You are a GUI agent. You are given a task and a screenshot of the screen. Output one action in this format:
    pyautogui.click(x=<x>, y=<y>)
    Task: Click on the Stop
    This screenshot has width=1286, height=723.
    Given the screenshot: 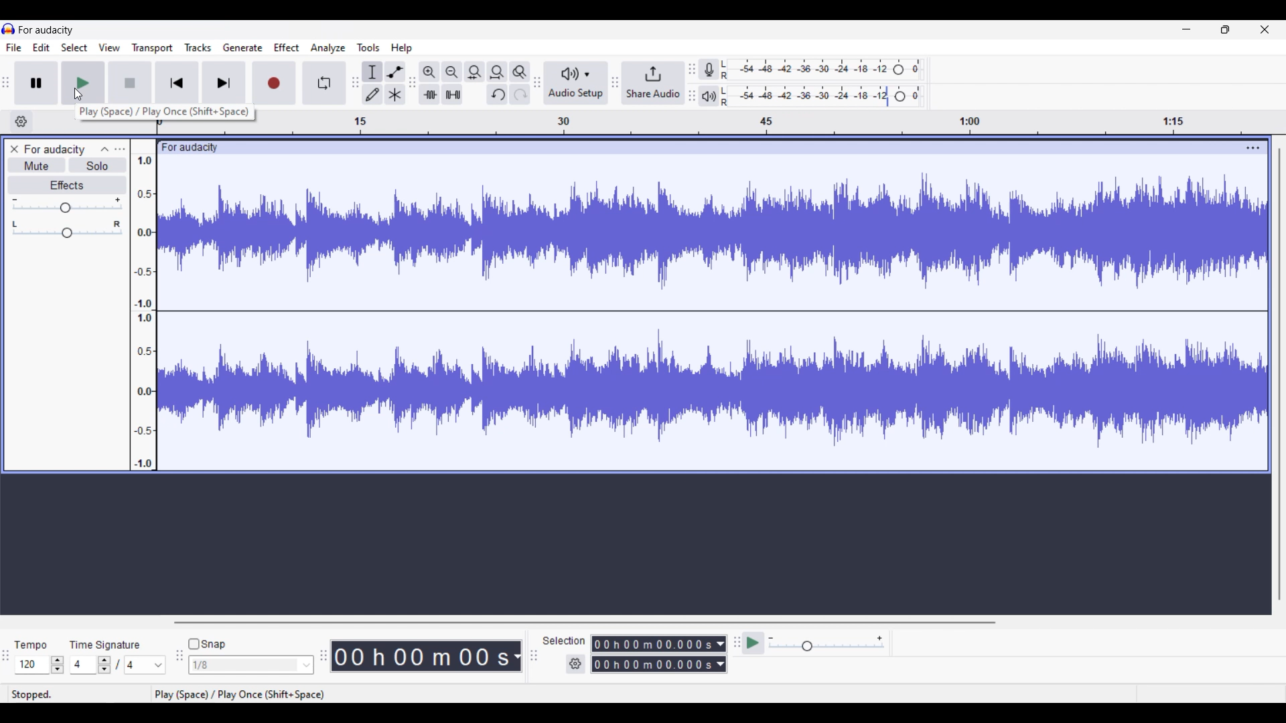 What is the action you would take?
    pyautogui.click(x=130, y=83)
    